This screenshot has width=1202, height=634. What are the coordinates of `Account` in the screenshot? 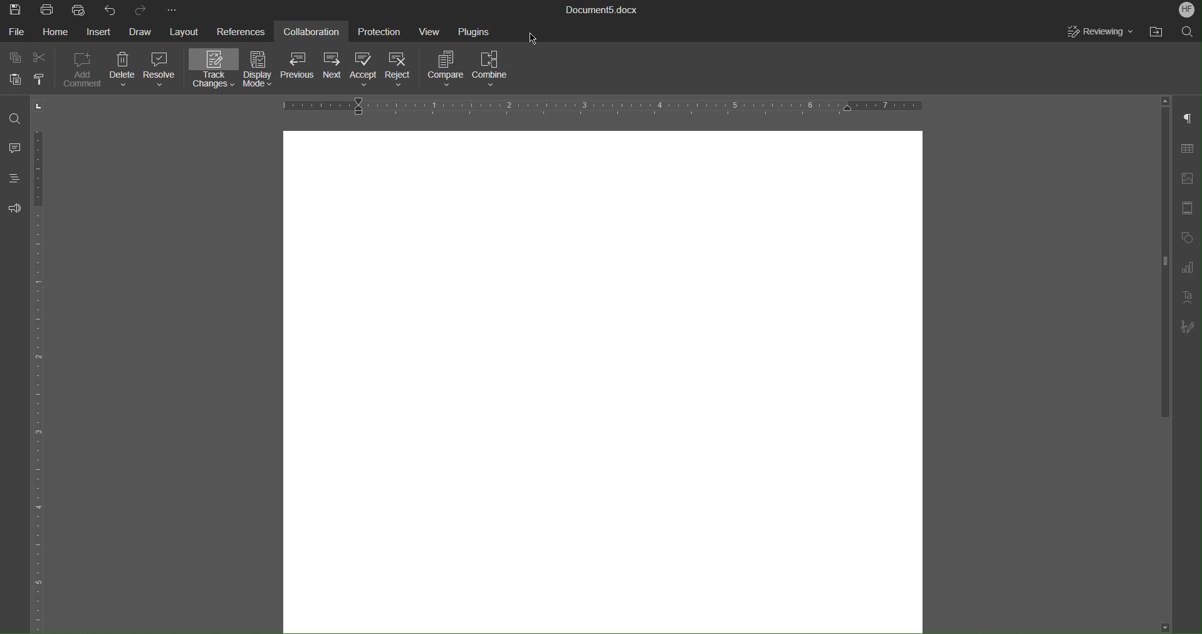 It's located at (1186, 9).